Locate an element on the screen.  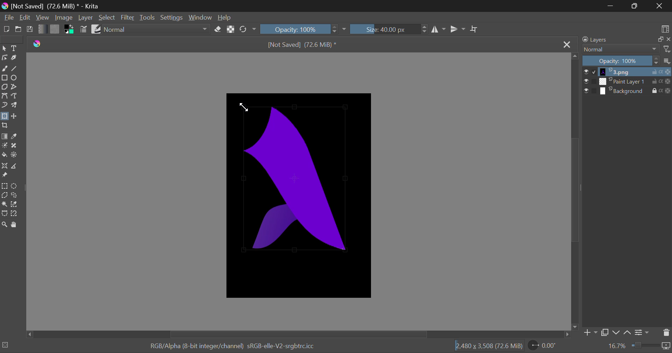
more options is located at coordinates (666, 62).